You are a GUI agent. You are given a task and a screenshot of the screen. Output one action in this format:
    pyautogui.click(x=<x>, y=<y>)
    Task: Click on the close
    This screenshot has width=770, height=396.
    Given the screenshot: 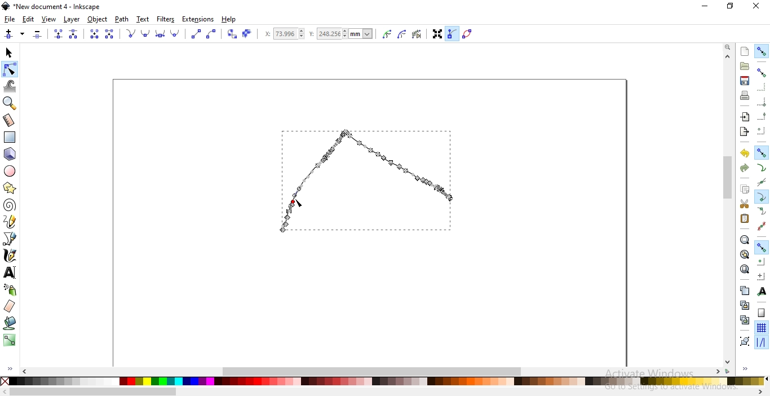 What is the action you would take?
    pyautogui.click(x=755, y=6)
    